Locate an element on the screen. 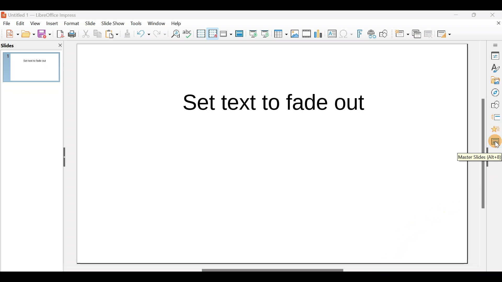 The image size is (502, 282). Maximise is located at coordinates (475, 16).